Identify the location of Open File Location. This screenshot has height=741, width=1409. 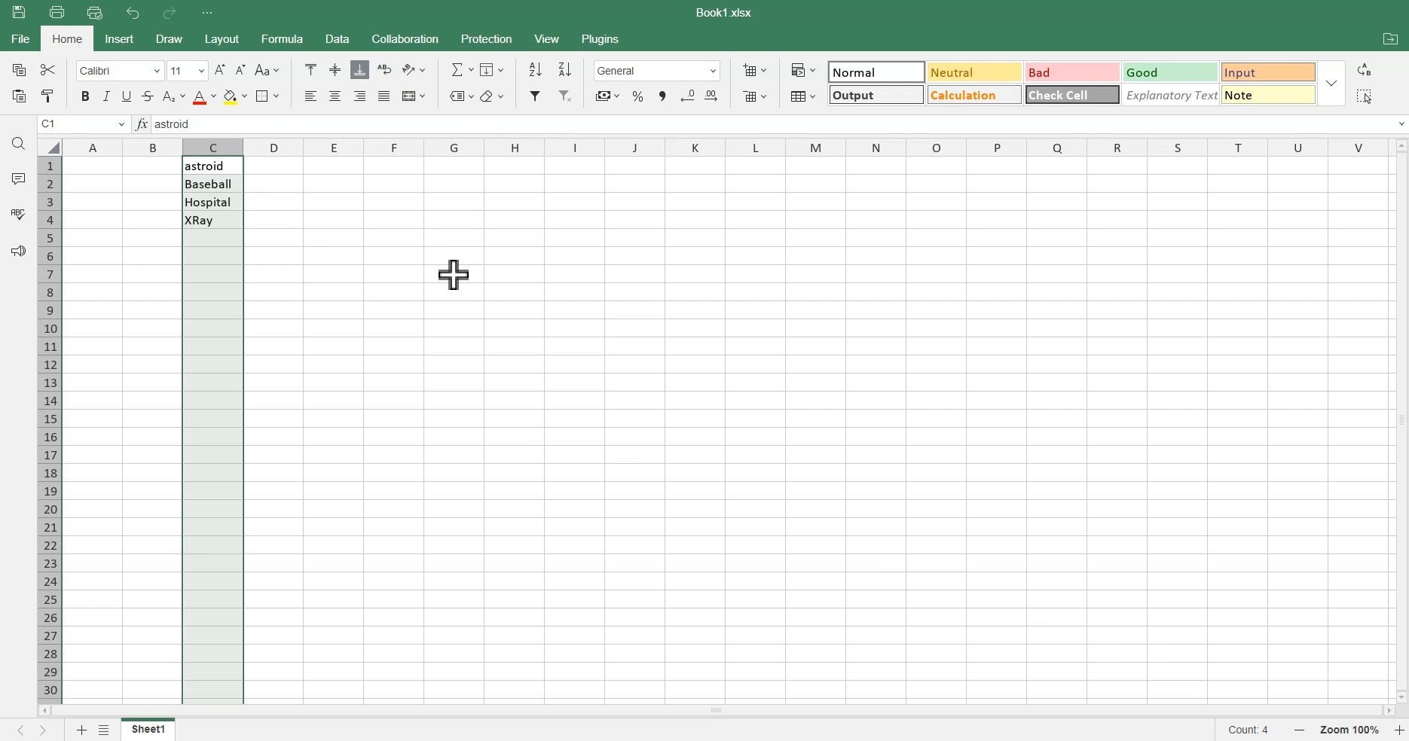
(1390, 41).